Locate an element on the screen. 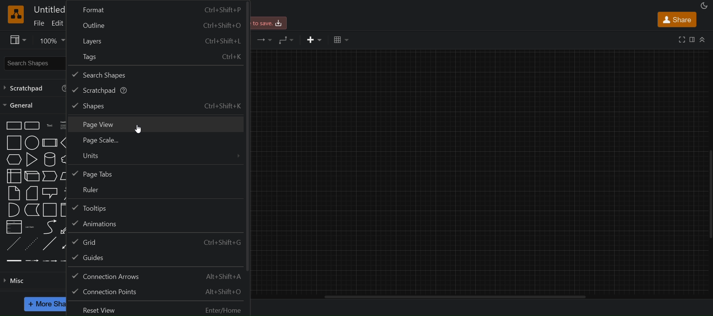  zoom is located at coordinates (52, 39).